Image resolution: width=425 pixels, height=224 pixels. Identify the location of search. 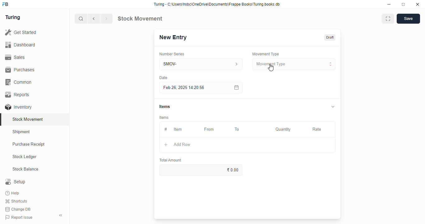
(81, 19).